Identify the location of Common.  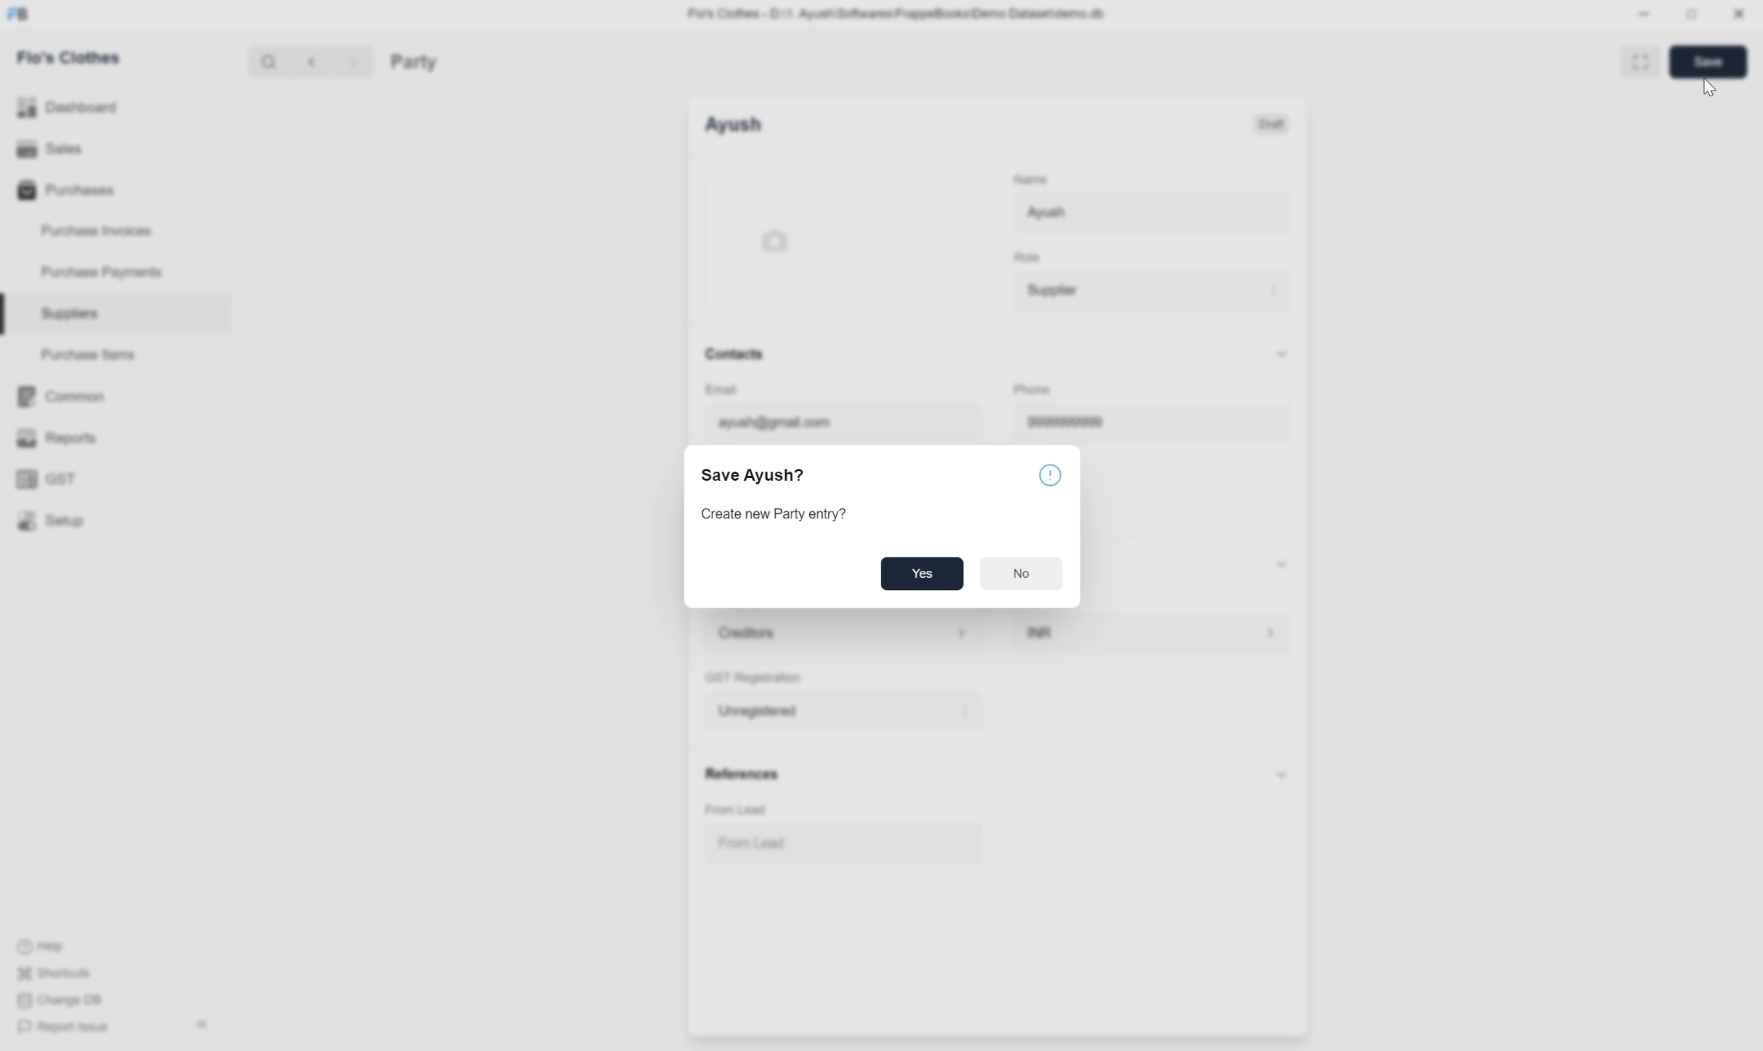
(114, 397).